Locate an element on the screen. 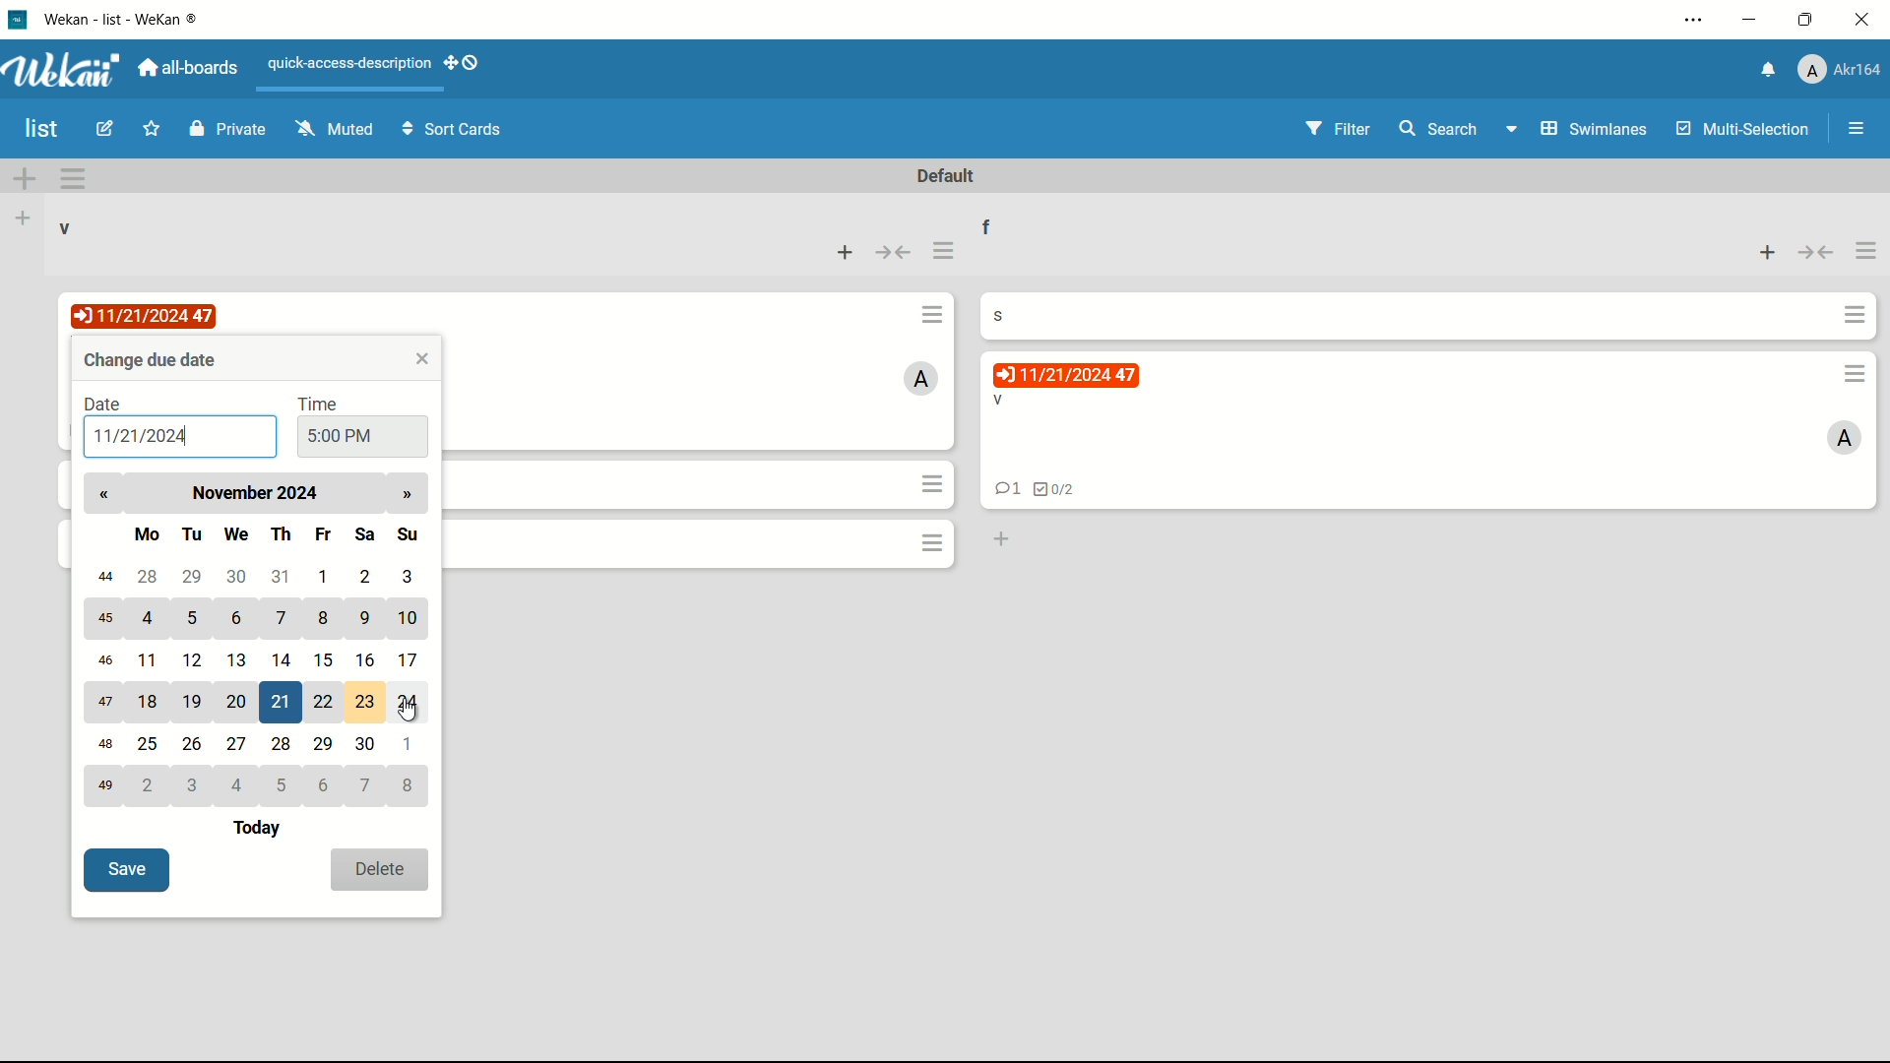 The height and width of the screenshot is (1063, 1890). add swimlane is located at coordinates (26, 177).